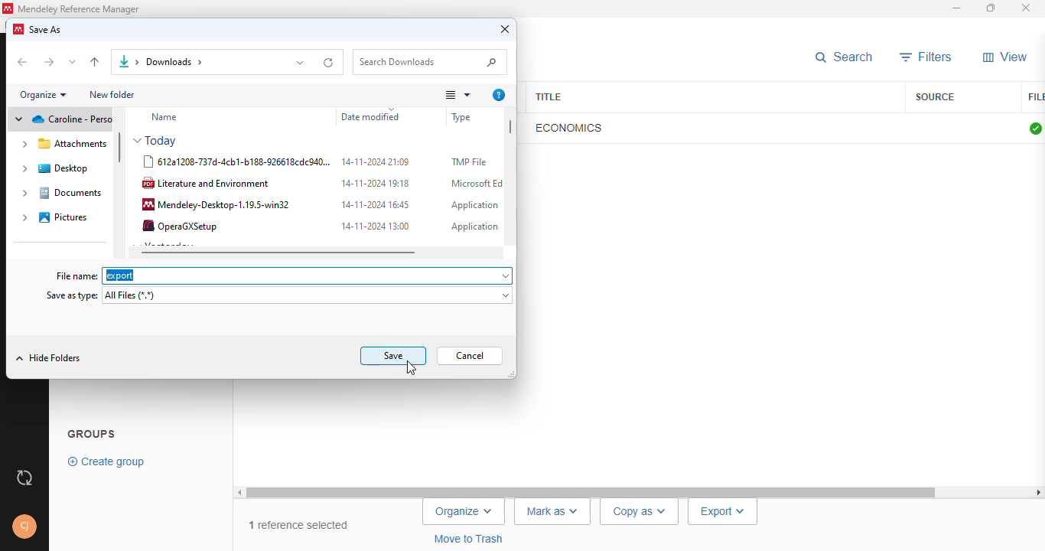 The height and width of the screenshot is (551, 1045). I want to click on horizontal scroll bar, so click(279, 253).